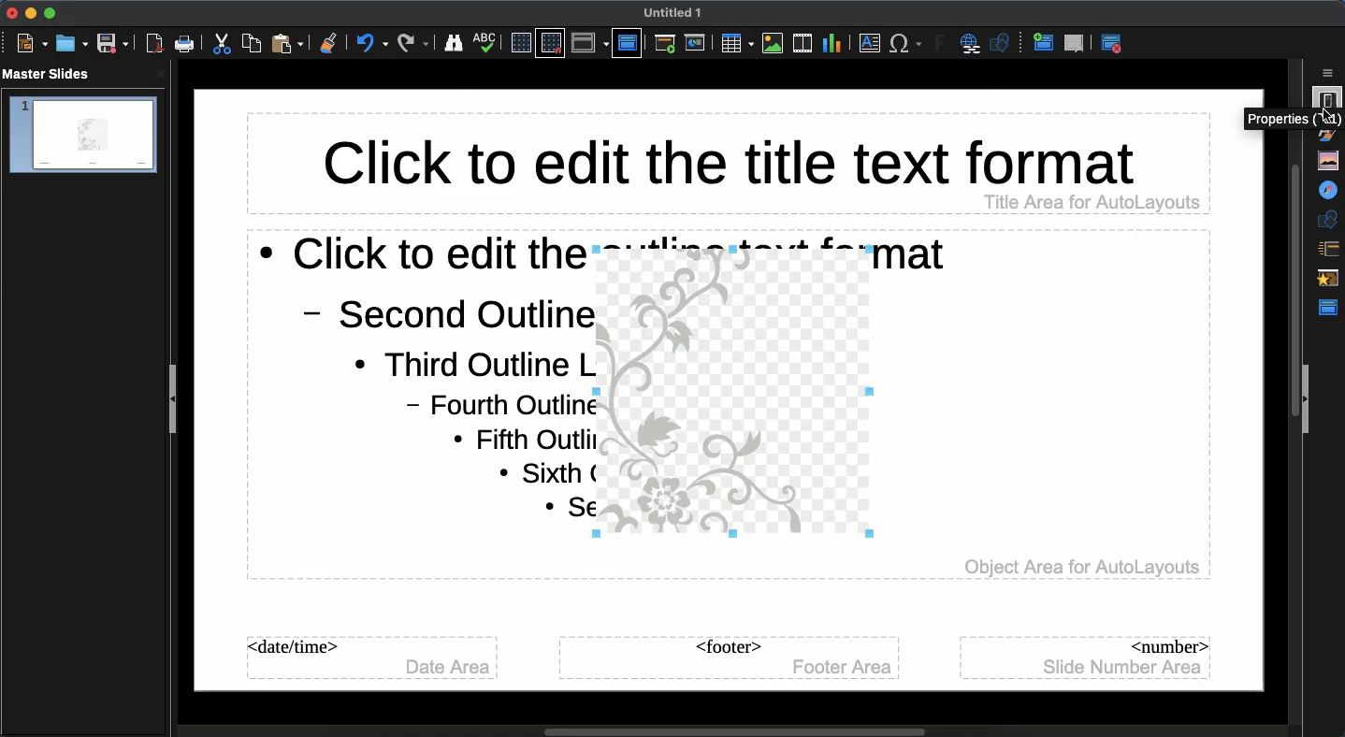 The width and height of the screenshot is (1345, 737). What do you see at coordinates (867, 44) in the screenshot?
I see `Textbox` at bounding box center [867, 44].